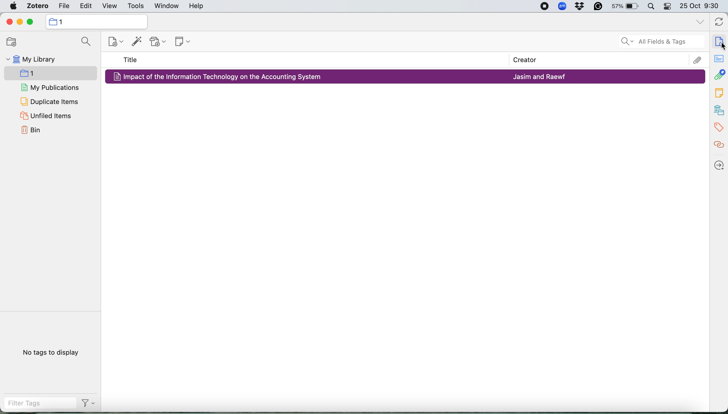 Image resolution: width=728 pixels, height=414 pixels. Describe the element at coordinates (11, 42) in the screenshot. I see `add new collection` at that location.